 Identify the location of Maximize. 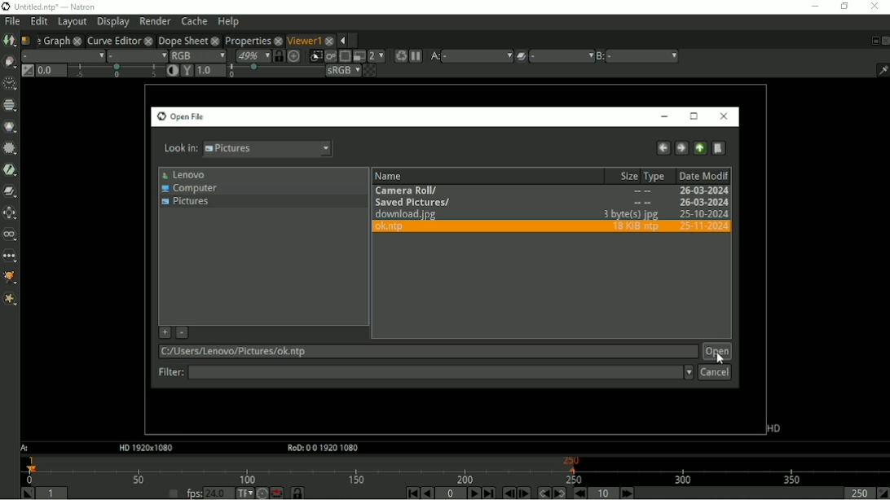
(694, 116).